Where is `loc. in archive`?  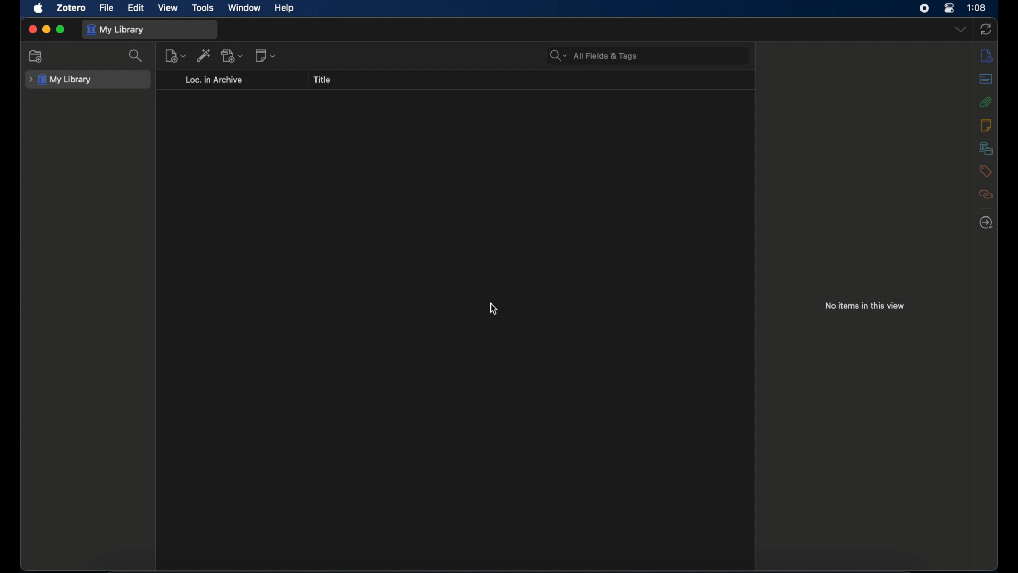 loc. in archive is located at coordinates (213, 80).